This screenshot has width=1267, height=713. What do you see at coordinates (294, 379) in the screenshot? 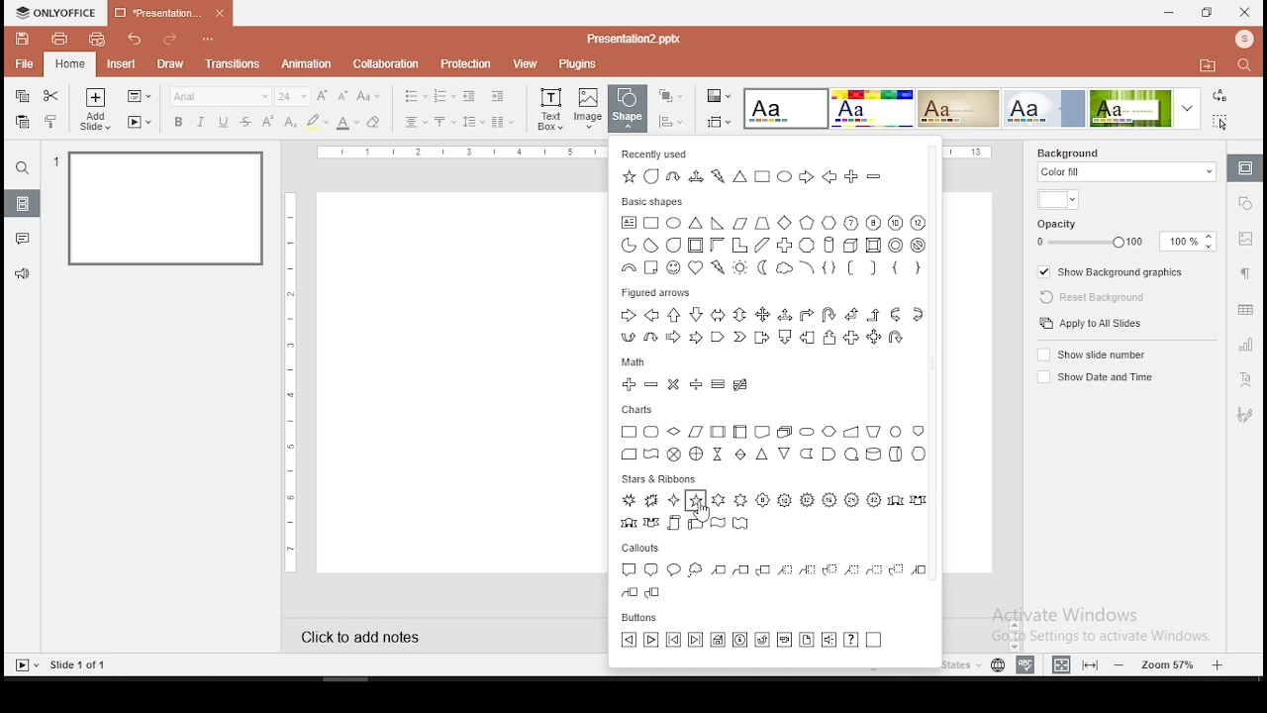
I see `vertical scale` at bounding box center [294, 379].